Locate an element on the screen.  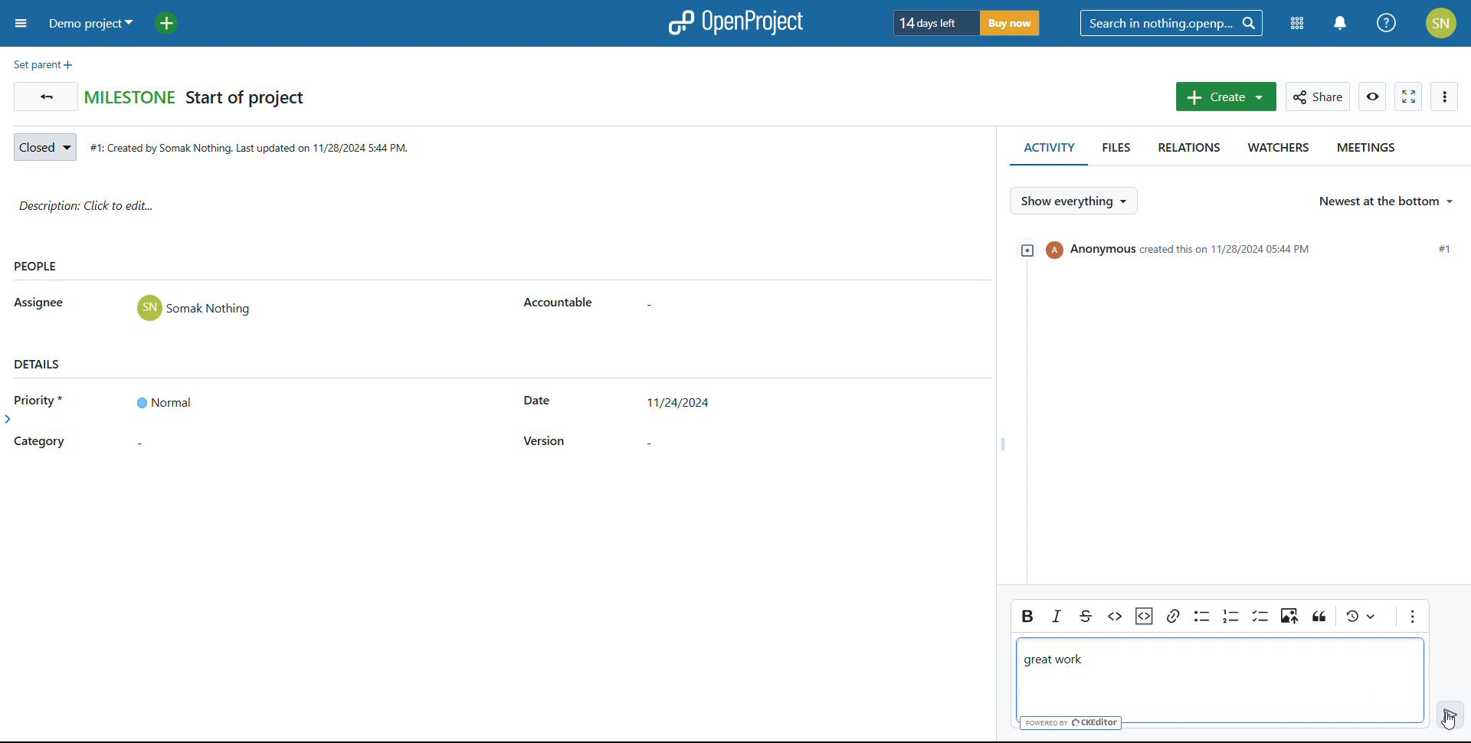
add project is located at coordinates (172, 23).